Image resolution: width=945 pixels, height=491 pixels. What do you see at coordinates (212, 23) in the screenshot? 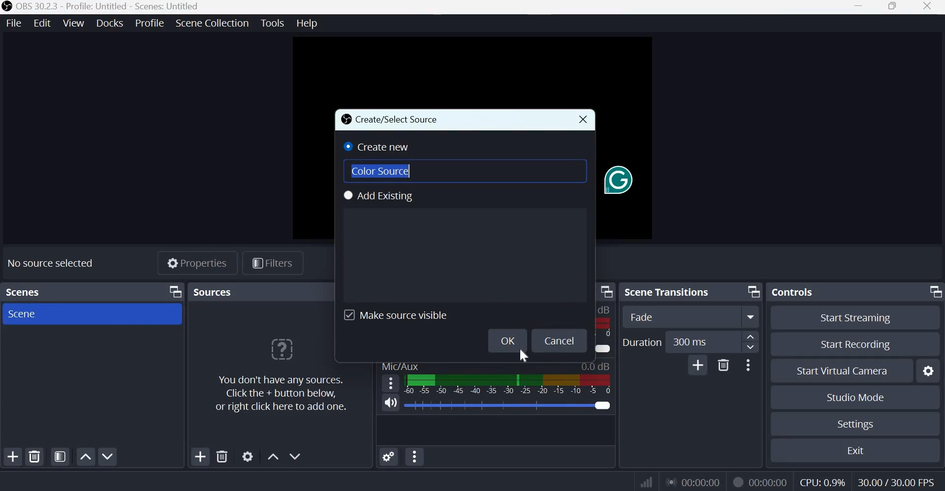
I see `Scene Collection` at bounding box center [212, 23].